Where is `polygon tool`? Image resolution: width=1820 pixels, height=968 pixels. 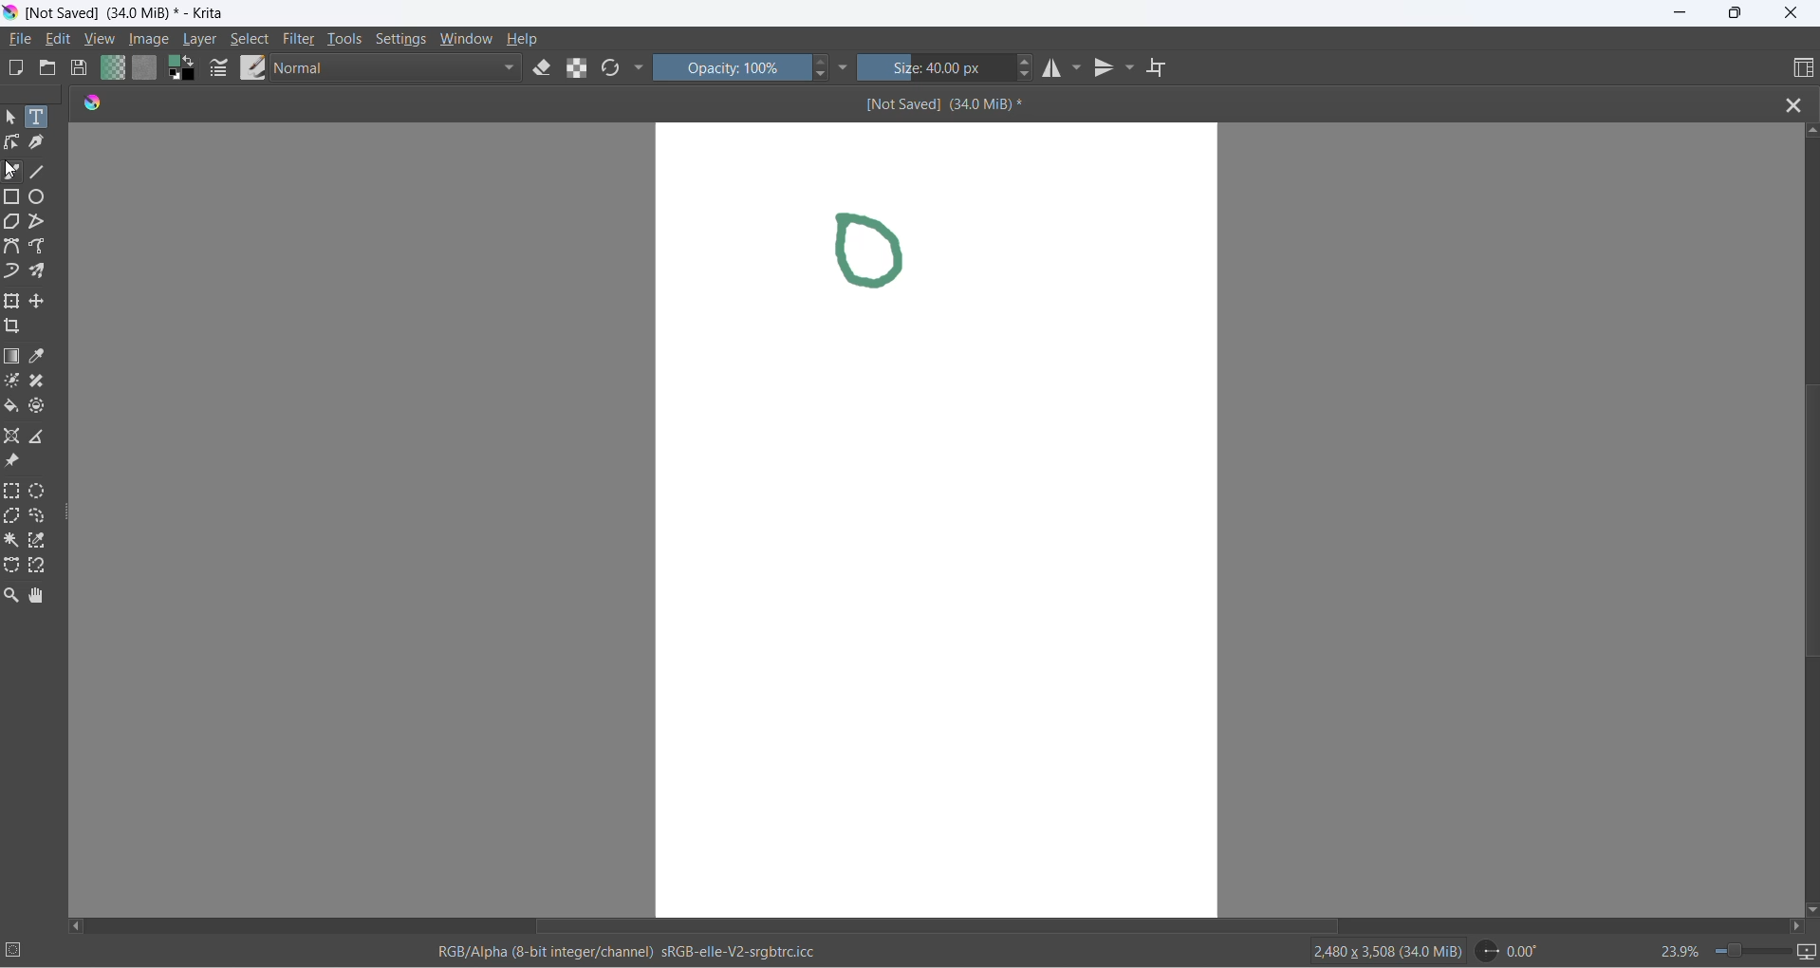
polygon tool is located at coordinates (12, 223).